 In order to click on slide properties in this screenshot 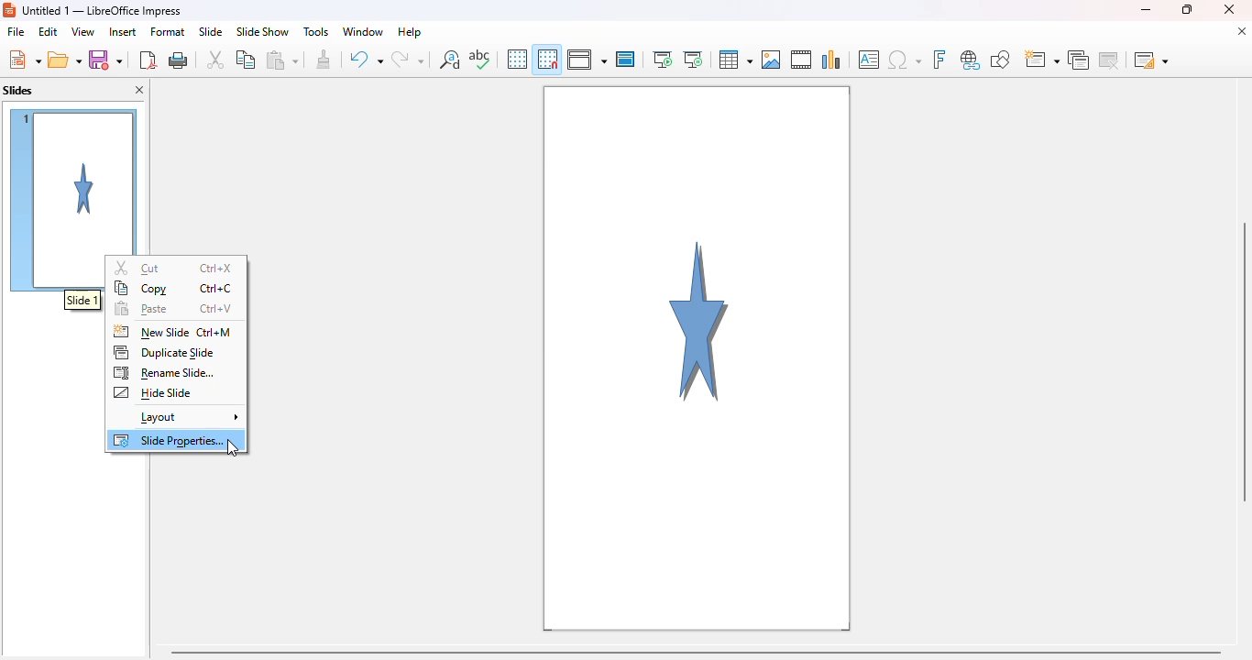, I will do `click(169, 440)`.